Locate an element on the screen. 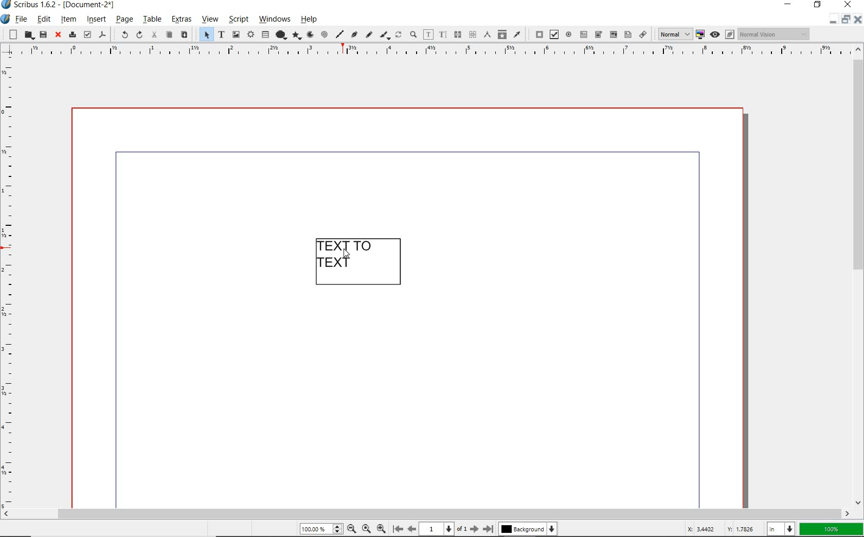  new is located at coordinates (11, 34).